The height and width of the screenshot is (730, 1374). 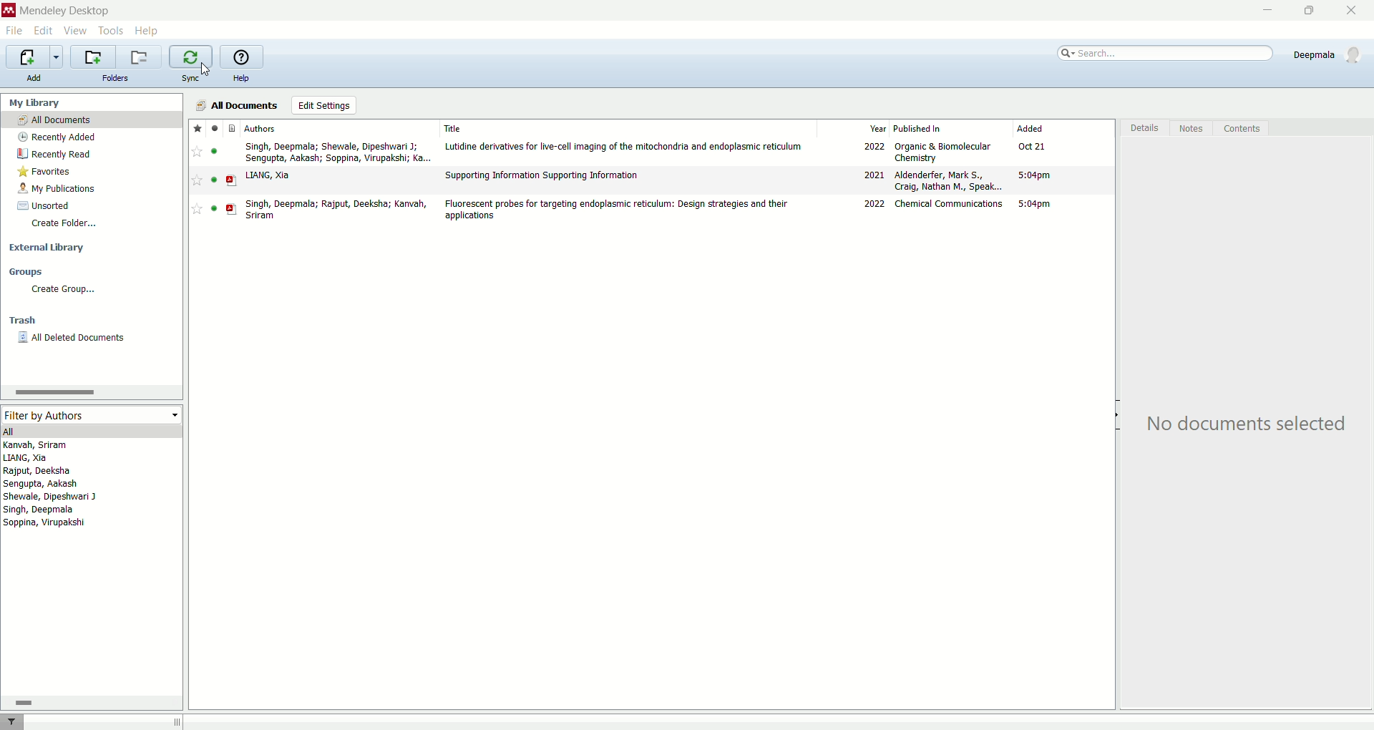 I want to click on title, so click(x=628, y=129).